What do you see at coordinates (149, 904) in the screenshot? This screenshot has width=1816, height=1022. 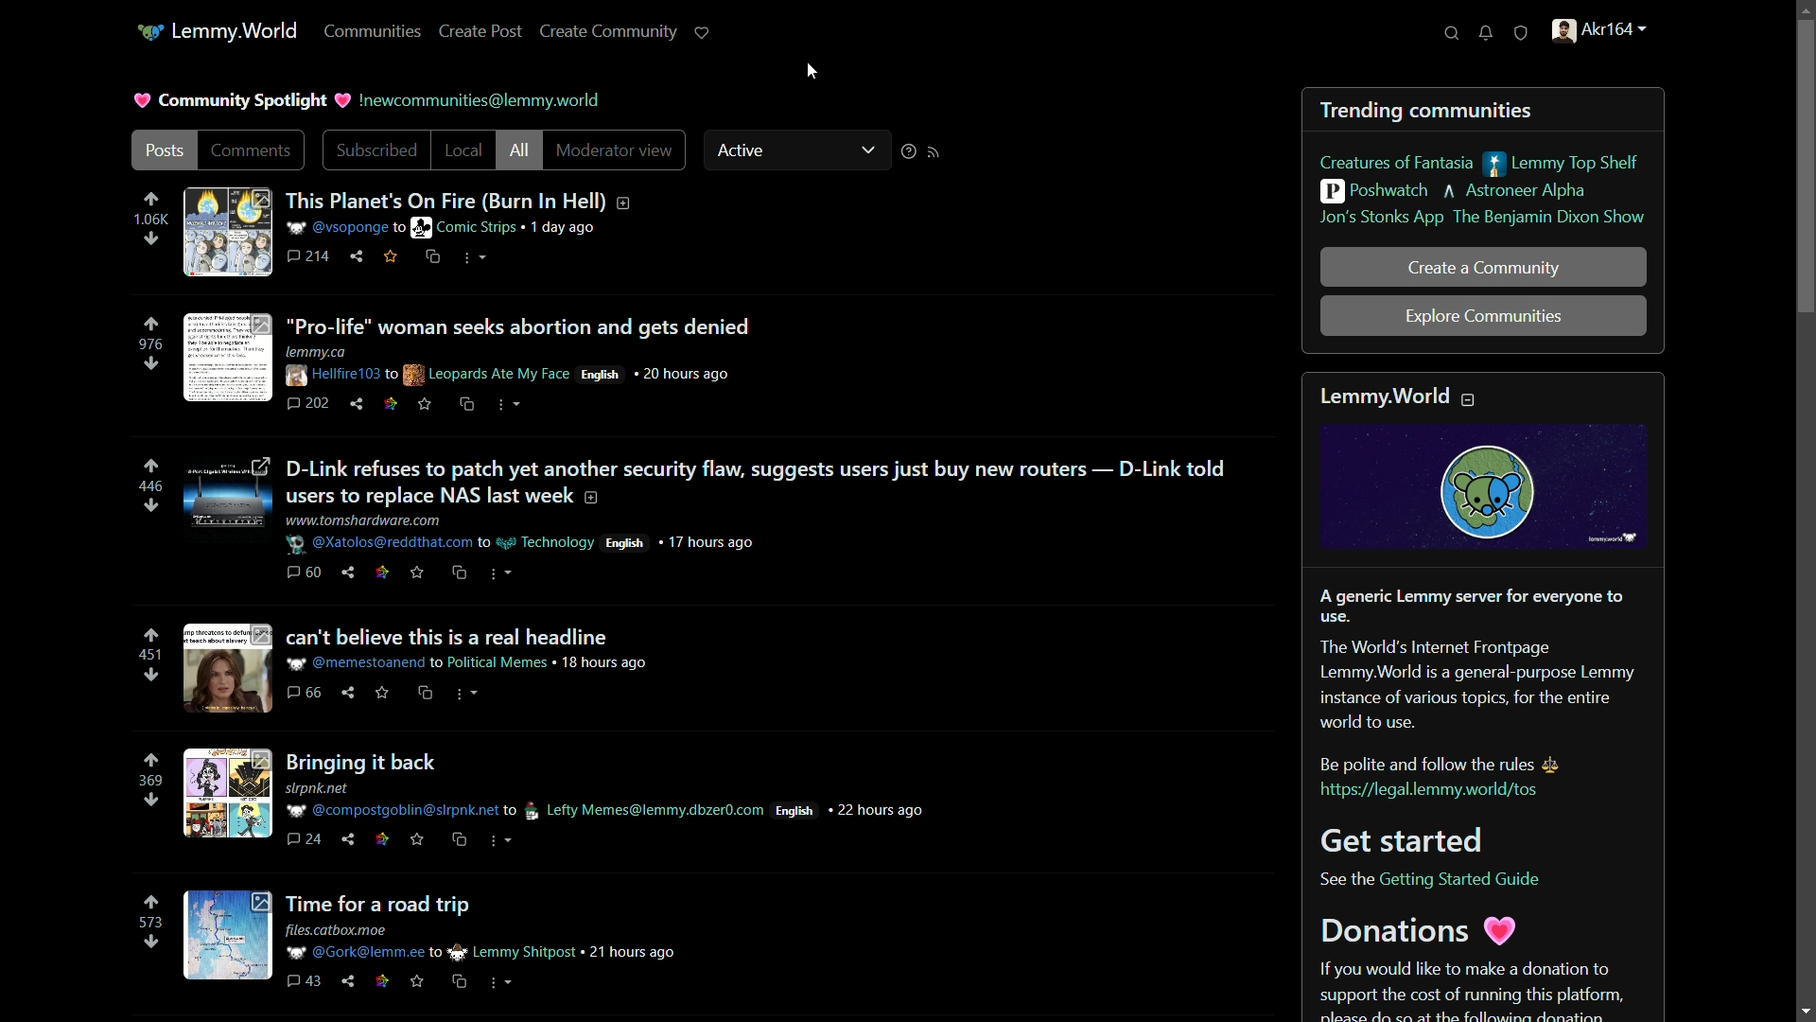 I see `upvote` at bounding box center [149, 904].